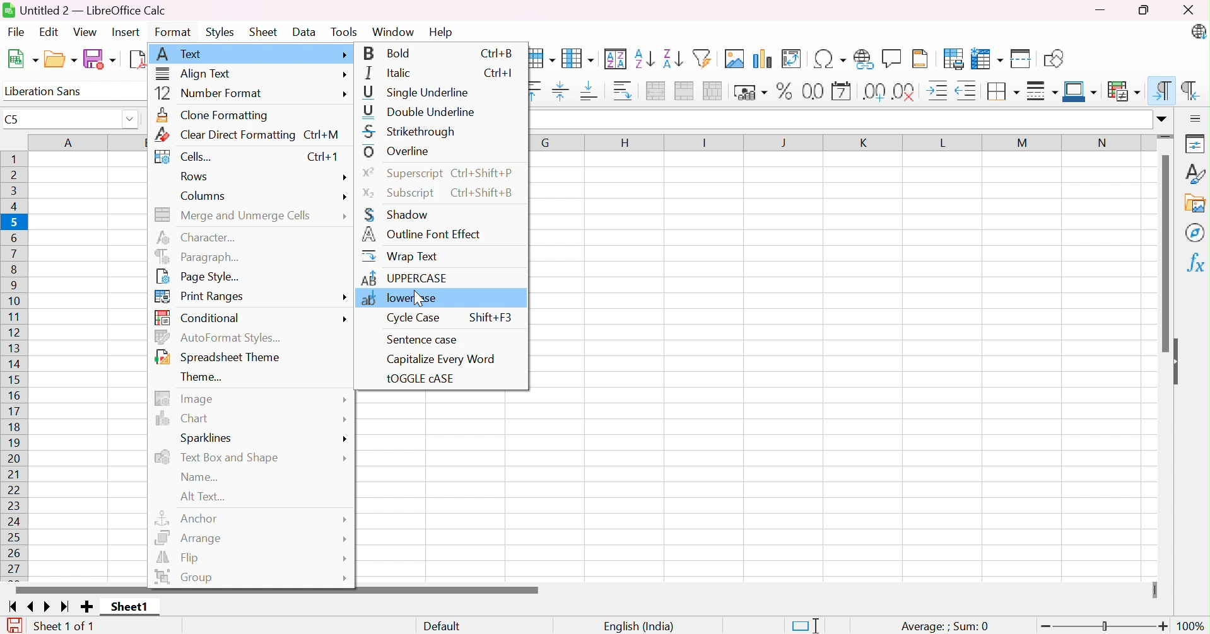 This screenshot has height=634, width=1210. What do you see at coordinates (206, 497) in the screenshot?
I see `Alt text...` at bounding box center [206, 497].